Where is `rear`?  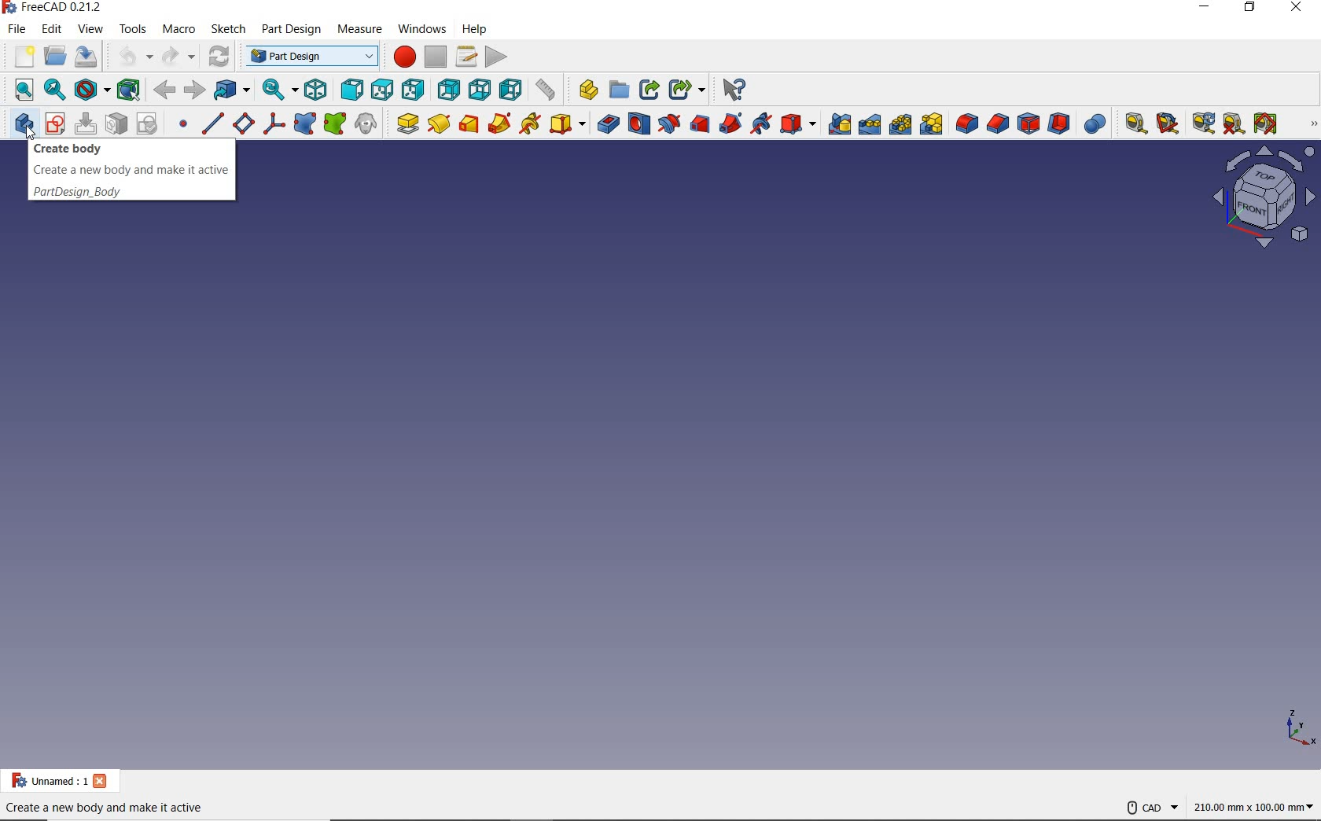
rear is located at coordinates (448, 90).